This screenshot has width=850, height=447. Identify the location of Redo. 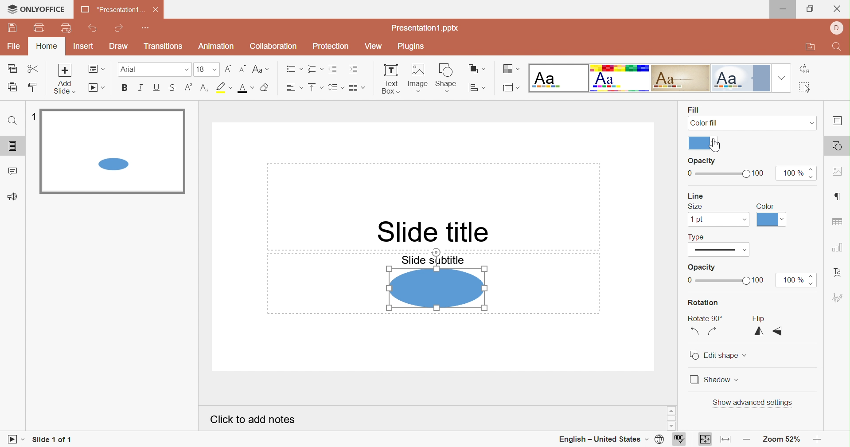
(120, 29).